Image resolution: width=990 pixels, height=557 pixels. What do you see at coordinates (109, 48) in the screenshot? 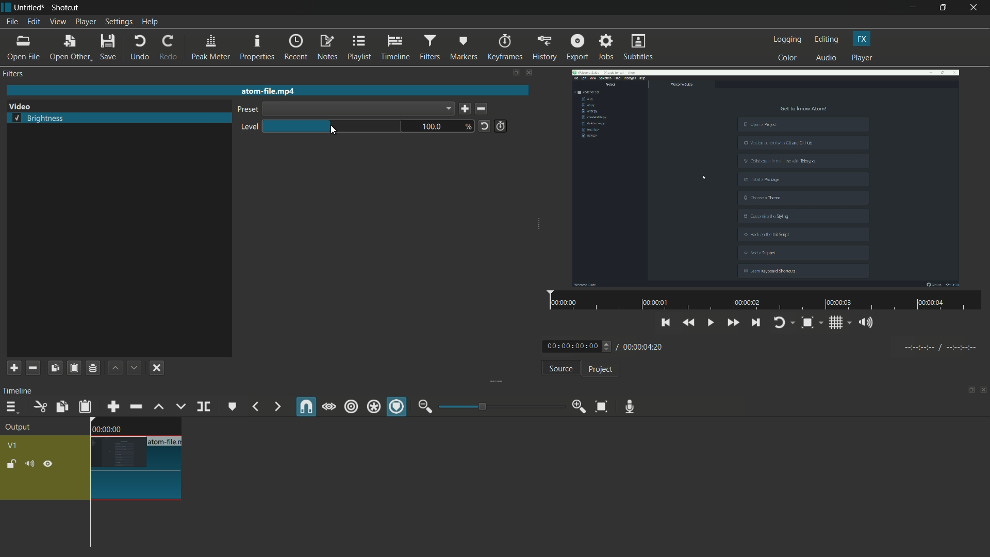
I see `save` at bounding box center [109, 48].